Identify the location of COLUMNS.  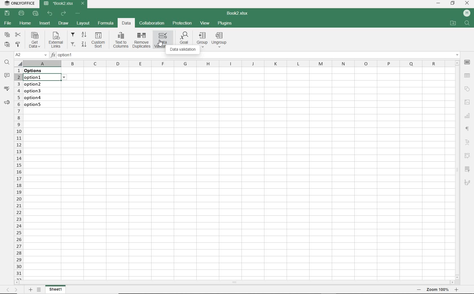
(238, 63).